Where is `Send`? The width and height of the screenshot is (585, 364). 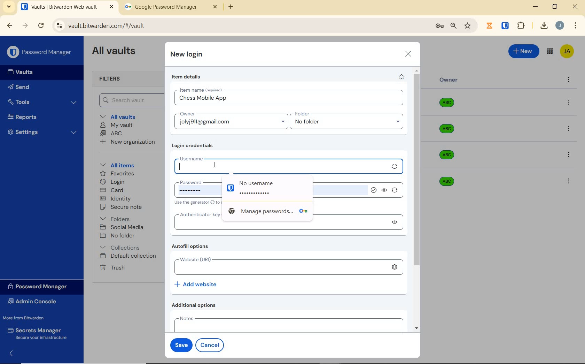 Send is located at coordinates (19, 88).